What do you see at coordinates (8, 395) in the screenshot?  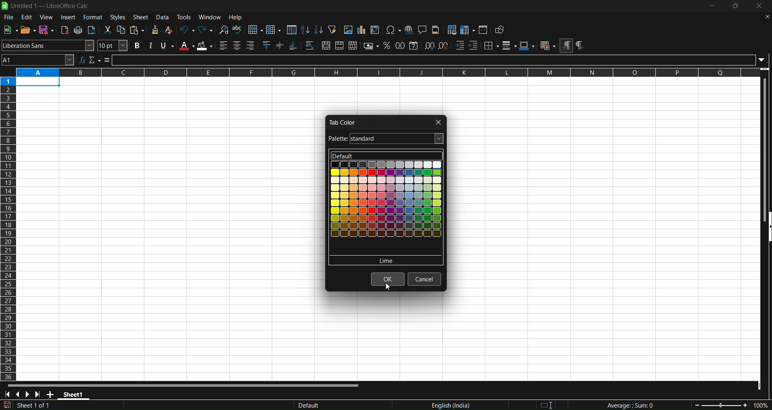 I see `scroll to first sheet` at bounding box center [8, 395].